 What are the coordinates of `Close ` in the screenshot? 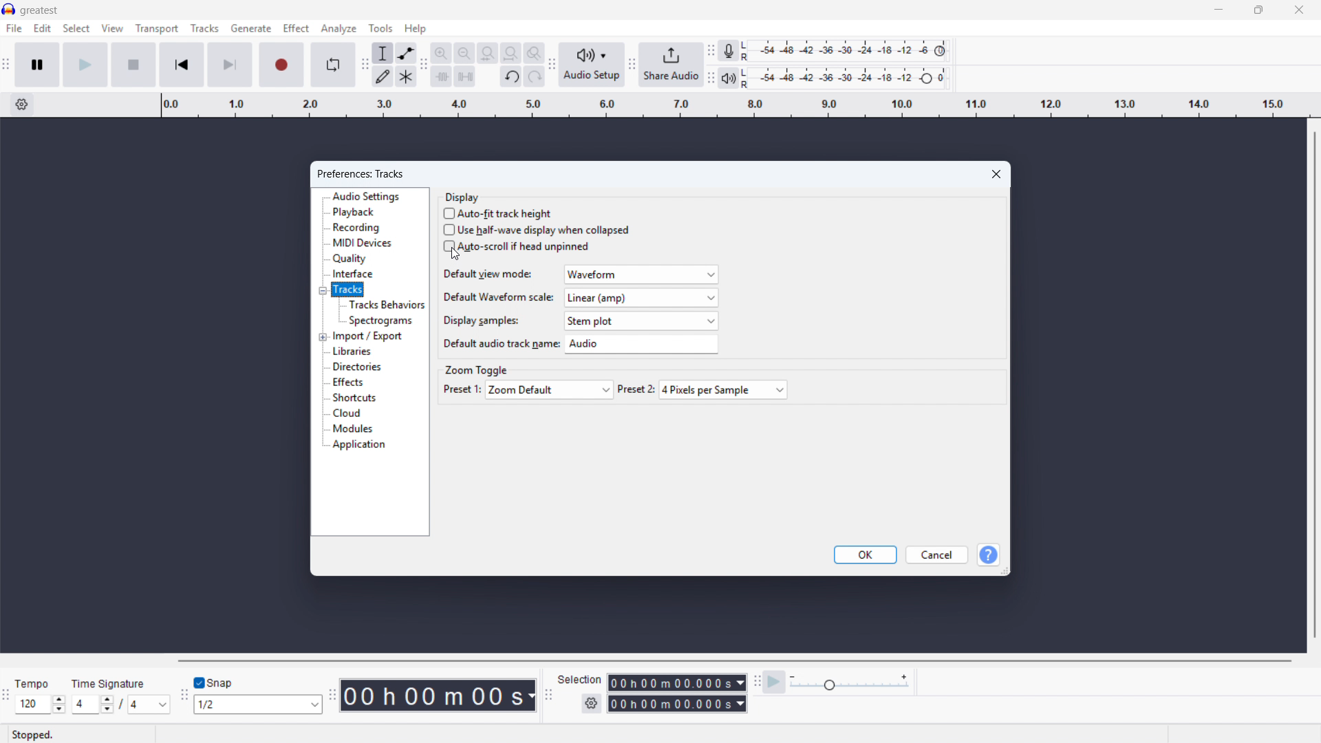 It's located at (1299, 10).